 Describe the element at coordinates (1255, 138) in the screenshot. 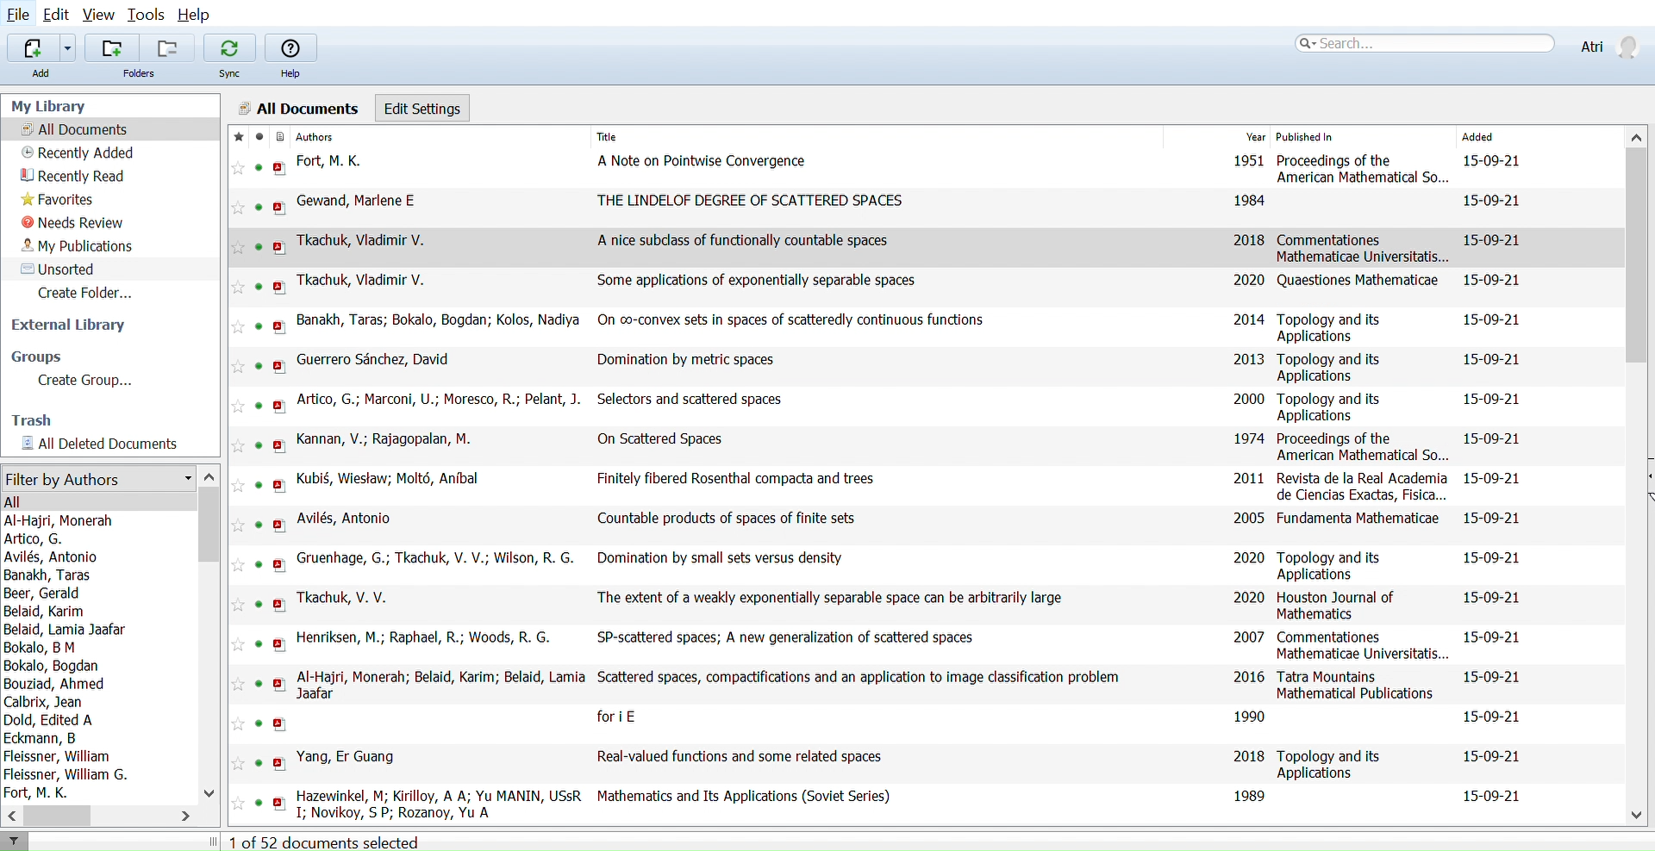

I see `Year` at that location.